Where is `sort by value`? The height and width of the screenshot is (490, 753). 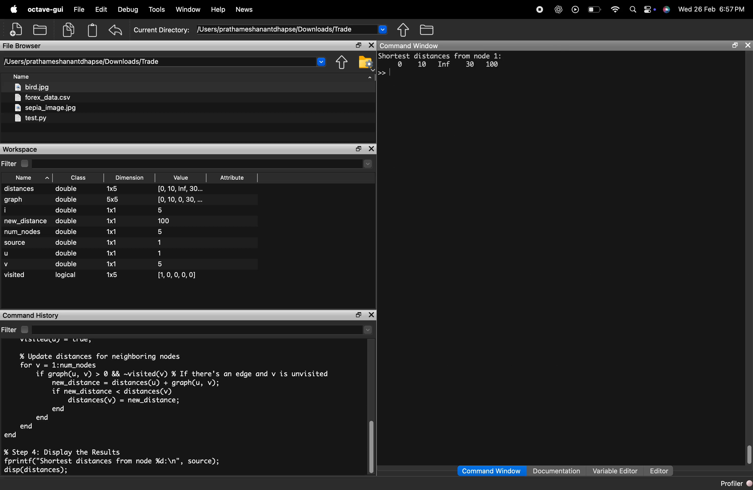
sort by value is located at coordinates (181, 178).